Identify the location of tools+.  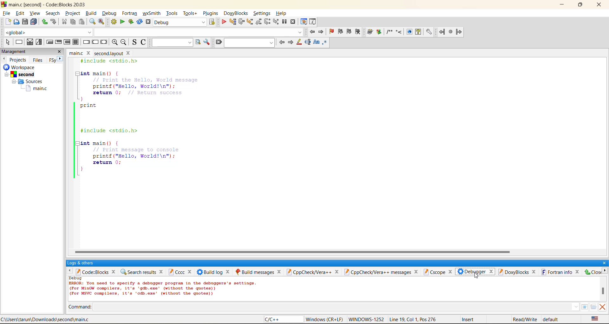
(190, 13).